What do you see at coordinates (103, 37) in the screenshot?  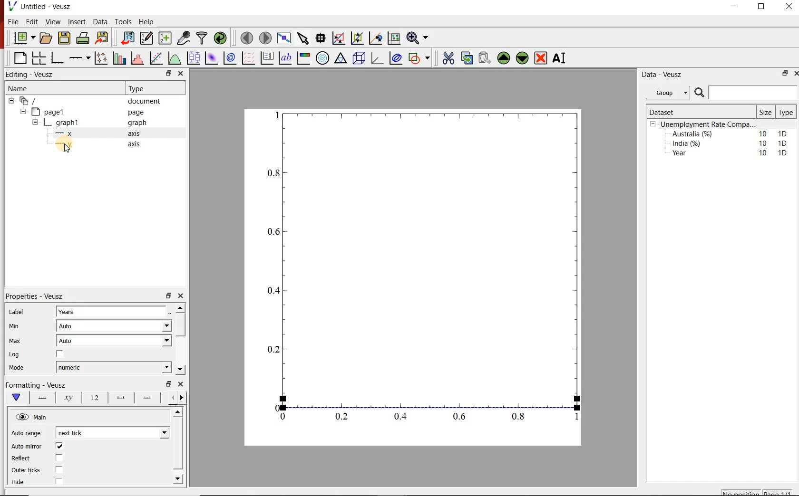 I see `export document` at bounding box center [103, 37].